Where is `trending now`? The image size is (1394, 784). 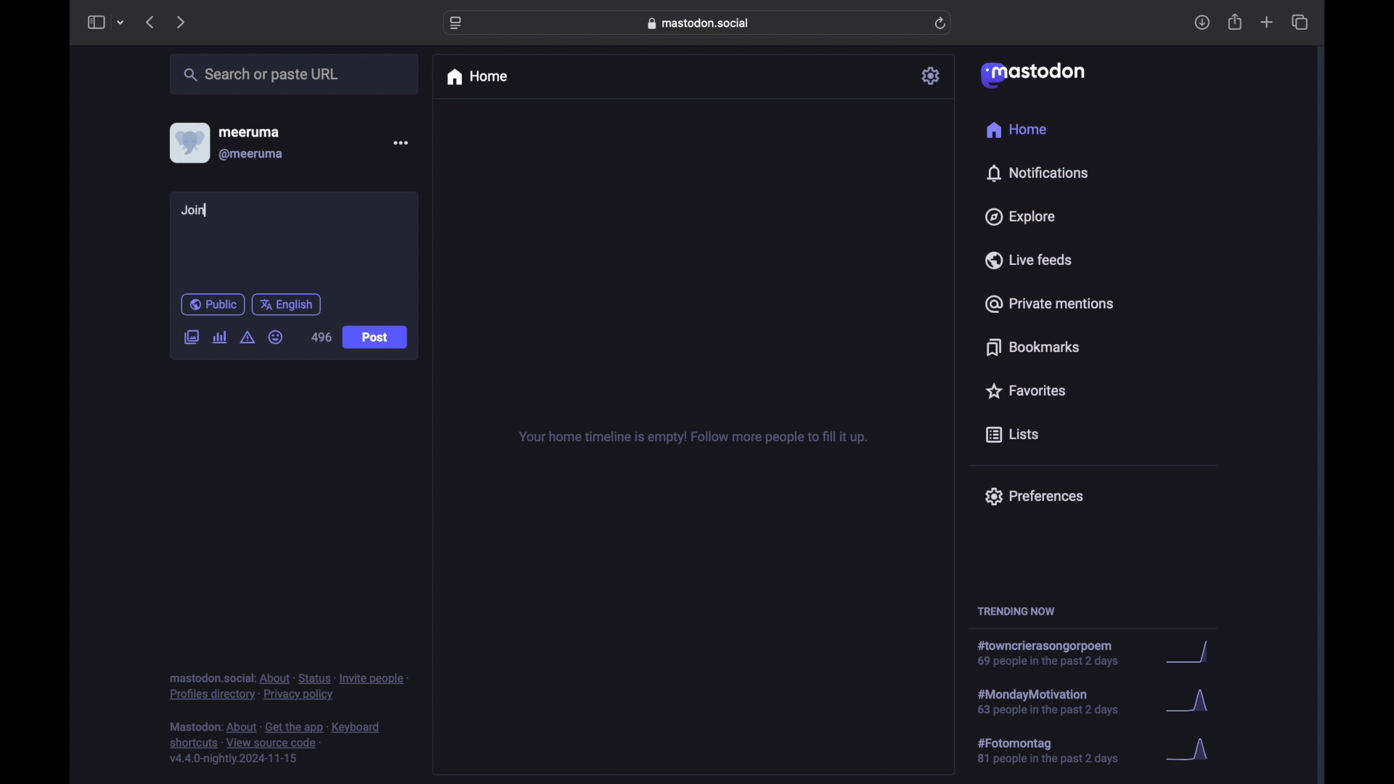
trending now is located at coordinates (1016, 611).